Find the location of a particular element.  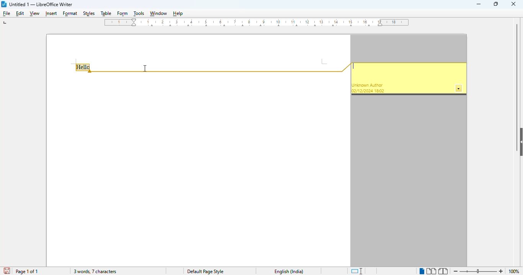

02/12/2024 is located at coordinates (362, 91).